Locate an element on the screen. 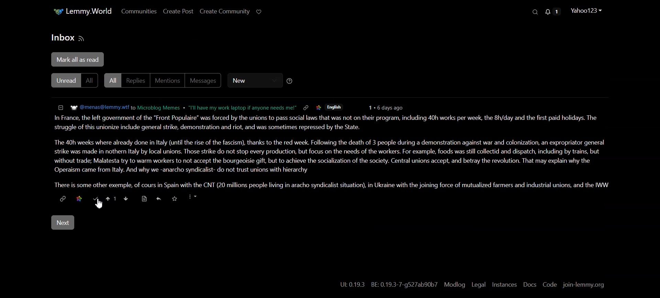 Image resolution: width=660 pixels, height=298 pixels. In France, the left government of the "Front Populaire” was forced by the unions to pass social laws that was not on their program, including 40h works per week, the 8h/day and the first paid holidays. The
struggle of this unionize include general strike, demonstration and riot, and was sometimes repressed by the State.

The 40h weeks where already done in ltaly (until the rise of the fascism), thanks to the red week. Following the death of 3 people during a demonstration against war and colonization, an expropriator general
strike was made in nothern Italy by local unions. Those strike do not stop every production, but focus on the needs of the workers. For example, foods was still collectid and dispatch, including by trains, but
without trade; Malatesta try to warm workers to not accept the bourgeoisie gift, but to achieve the socialization of the society. Central unions accept, and betray the revolution. That may explain why the
Operaism came from Italy. And why we -anarcho syndicalist- do not trust unions with hierarchy

There is some other exemple, of cours in Spain with the CNT (20 millions people living in aracho syndicalist situation), in Ukraine with the joining force of mutualized farmers and industrial unions, and the WW is located at coordinates (316, 151).